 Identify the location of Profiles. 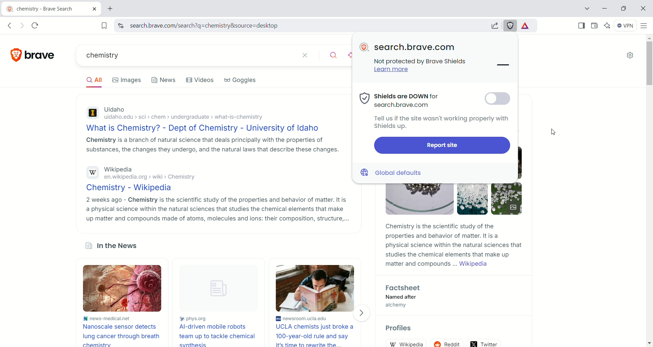
(399, 328).